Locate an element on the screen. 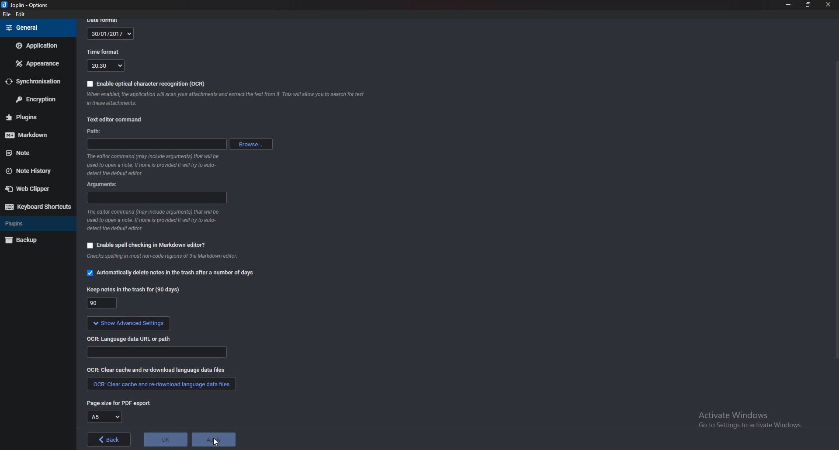  Arguments is located at coordinates (106, 185).